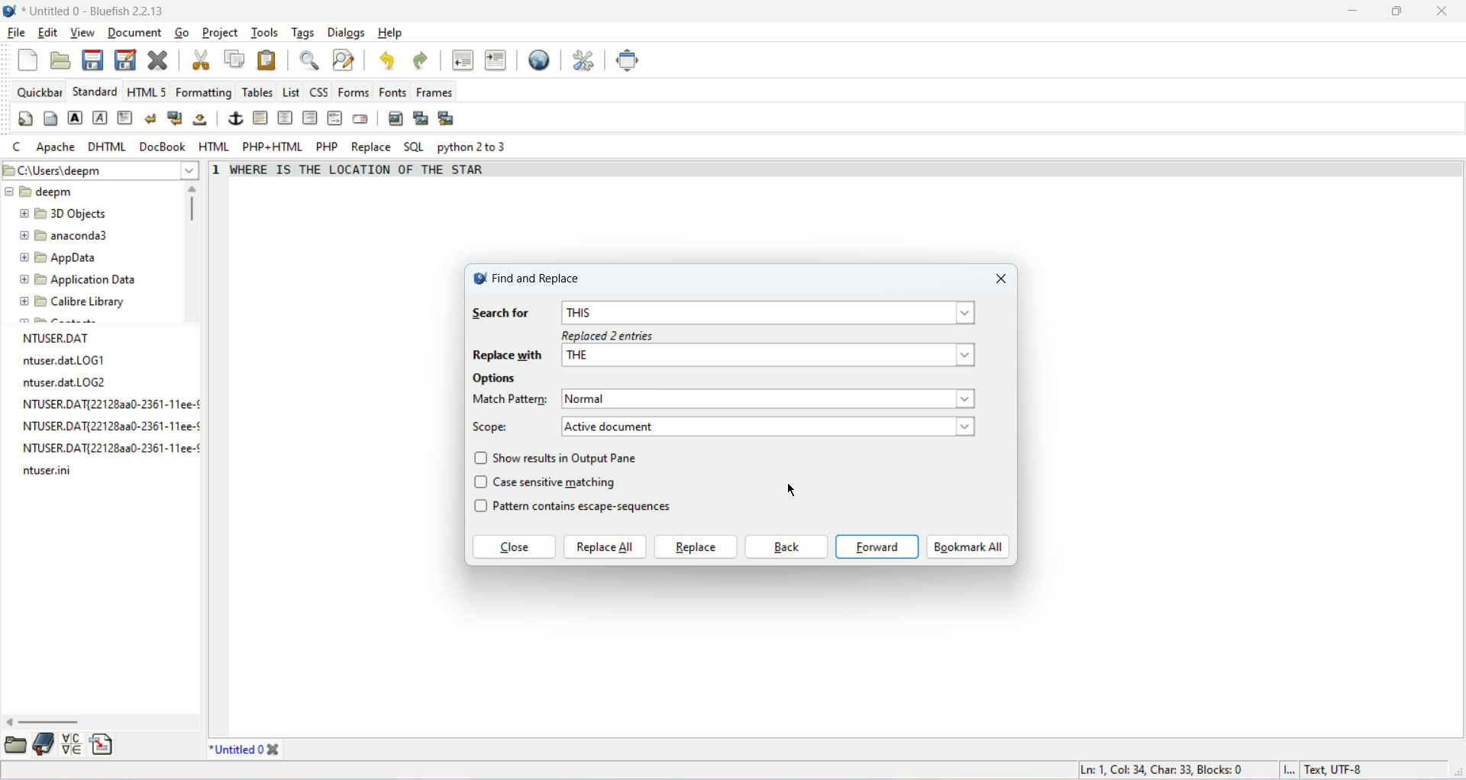 This screenshot has height=780, width=1466. I want to click on edit, so click(47, 34).